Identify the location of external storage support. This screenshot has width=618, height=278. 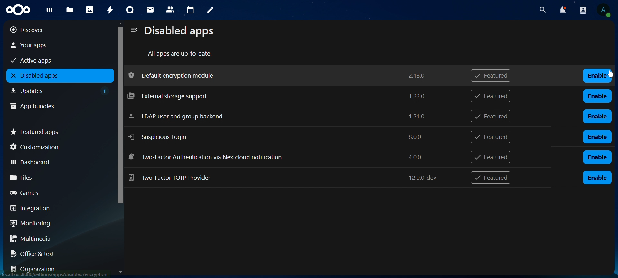
(278, 97).